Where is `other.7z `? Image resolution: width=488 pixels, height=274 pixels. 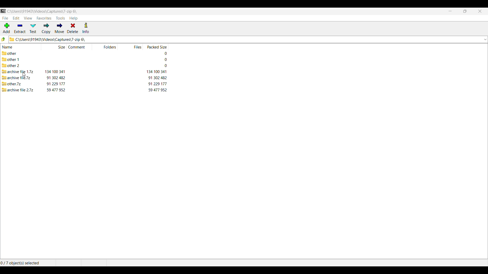 other.7z  is located at coordinates (13, 83).